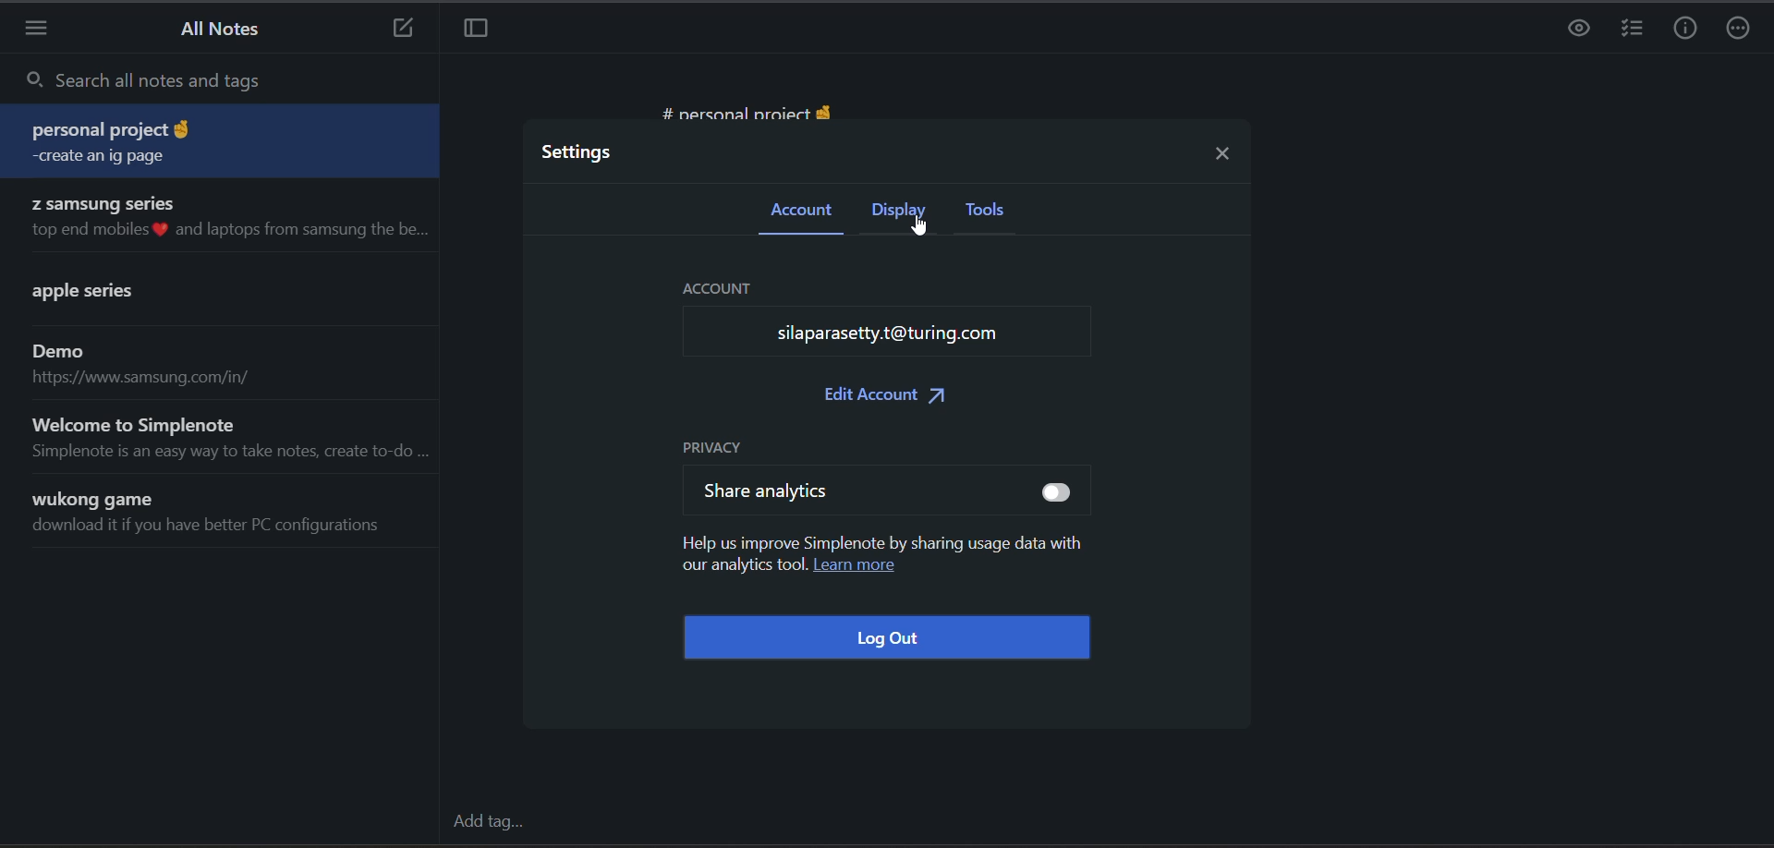 This screenshot has height=848, width=1774. I want to click on tools, so click(1008, 216).